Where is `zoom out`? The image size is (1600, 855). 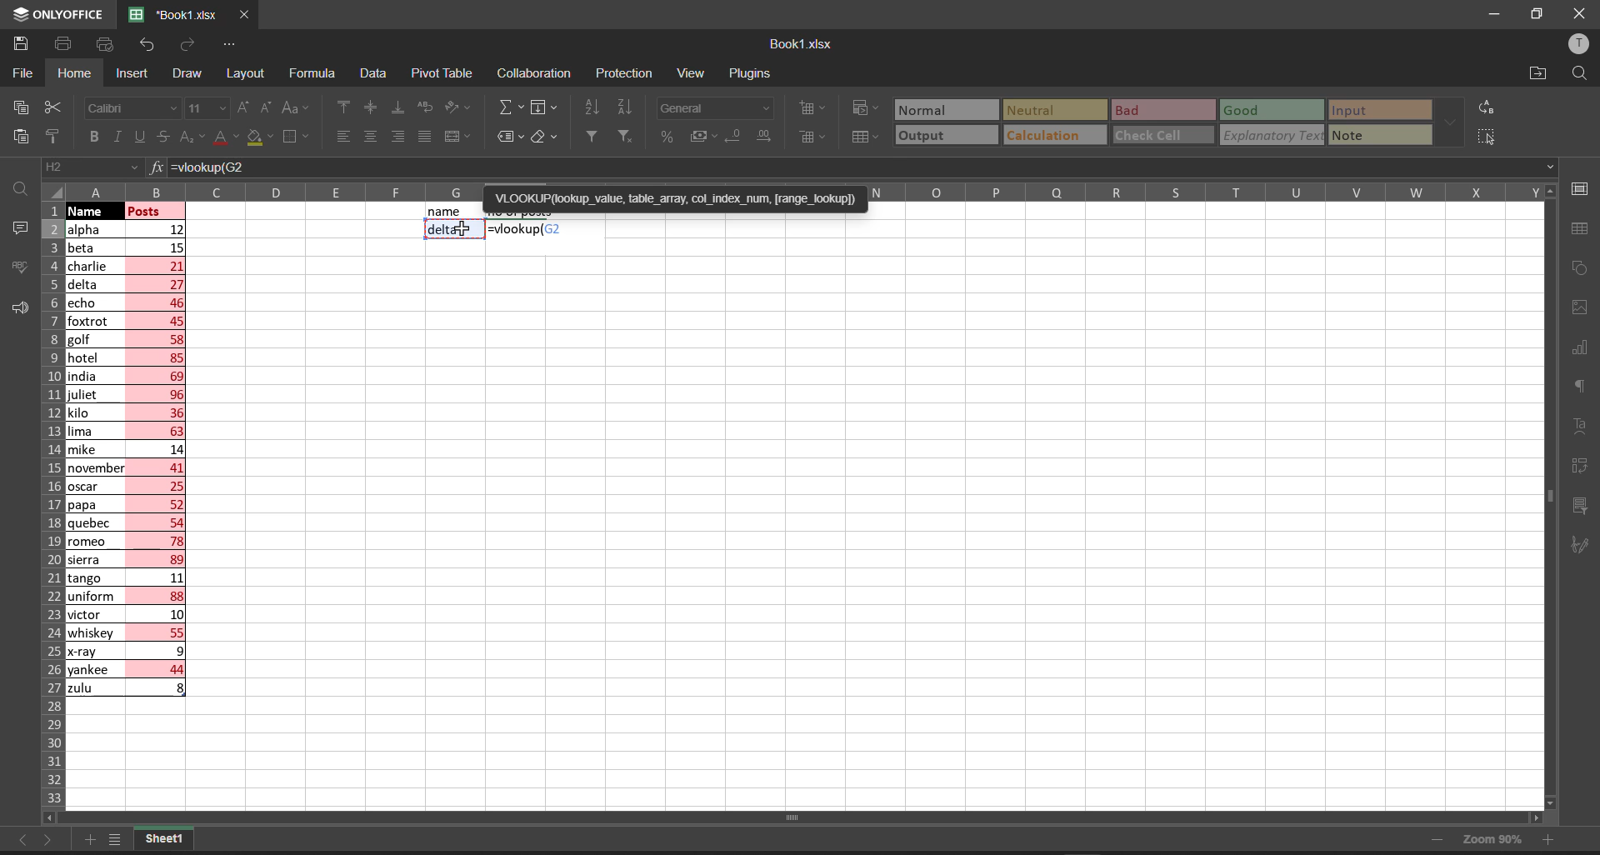
zoom out is located at coordinates (1435, 842).